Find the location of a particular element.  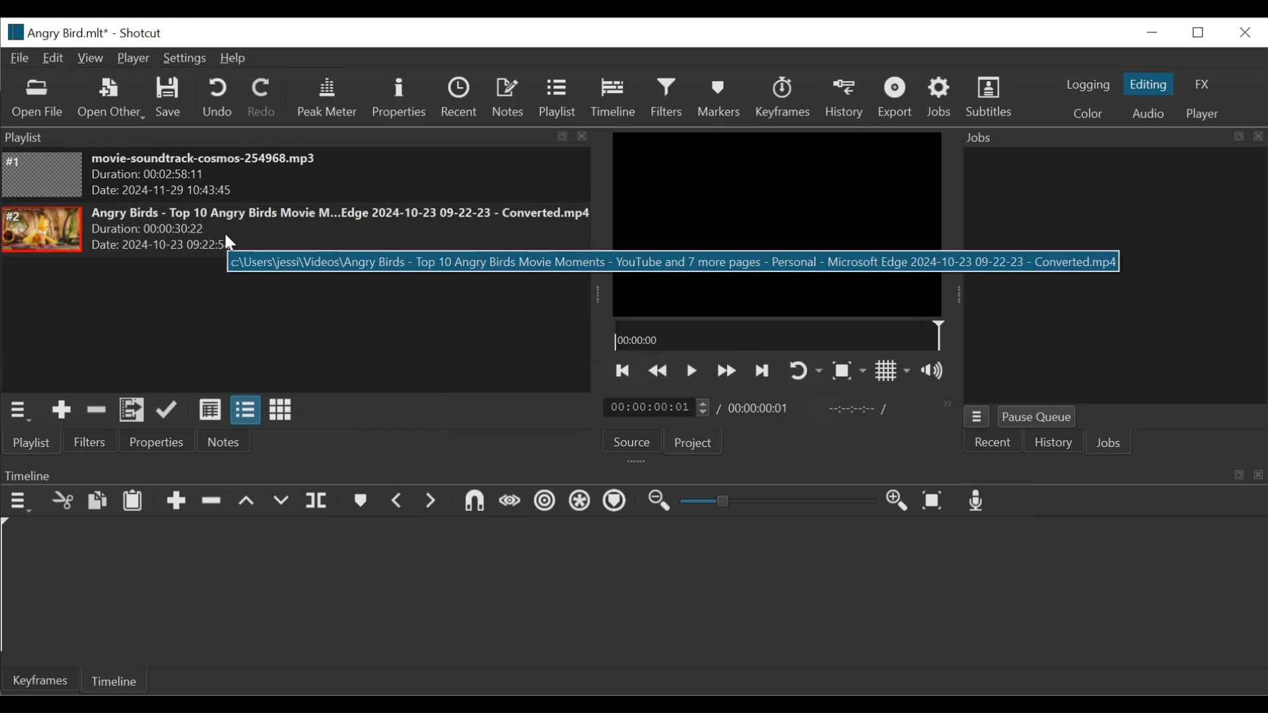

Edit is located at coordinates (53, 57).